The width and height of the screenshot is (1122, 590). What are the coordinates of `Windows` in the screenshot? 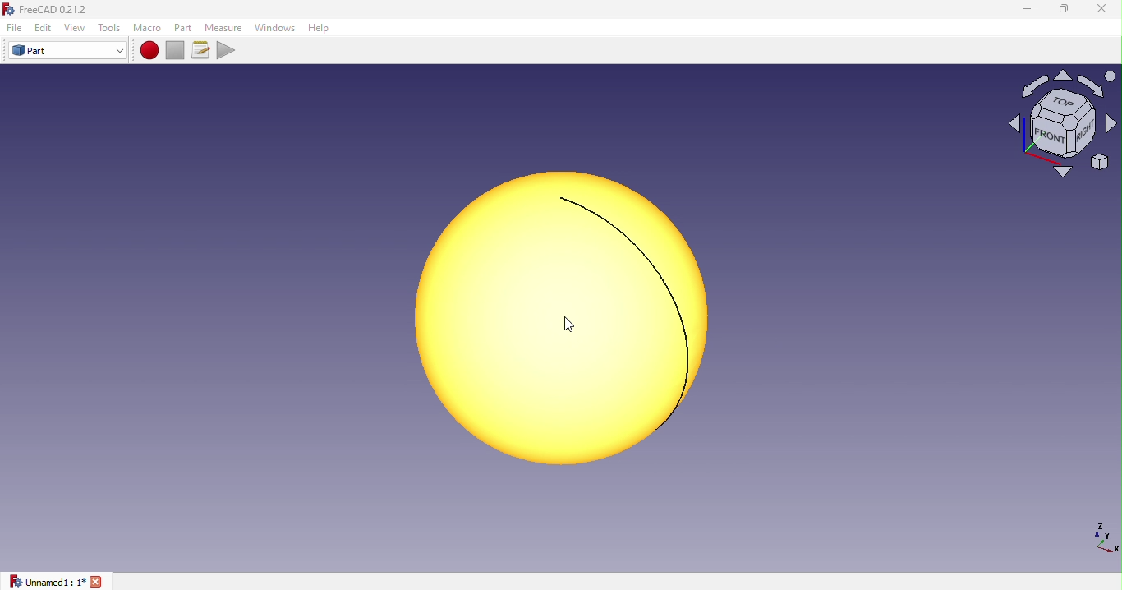 It's located at (274, 28).